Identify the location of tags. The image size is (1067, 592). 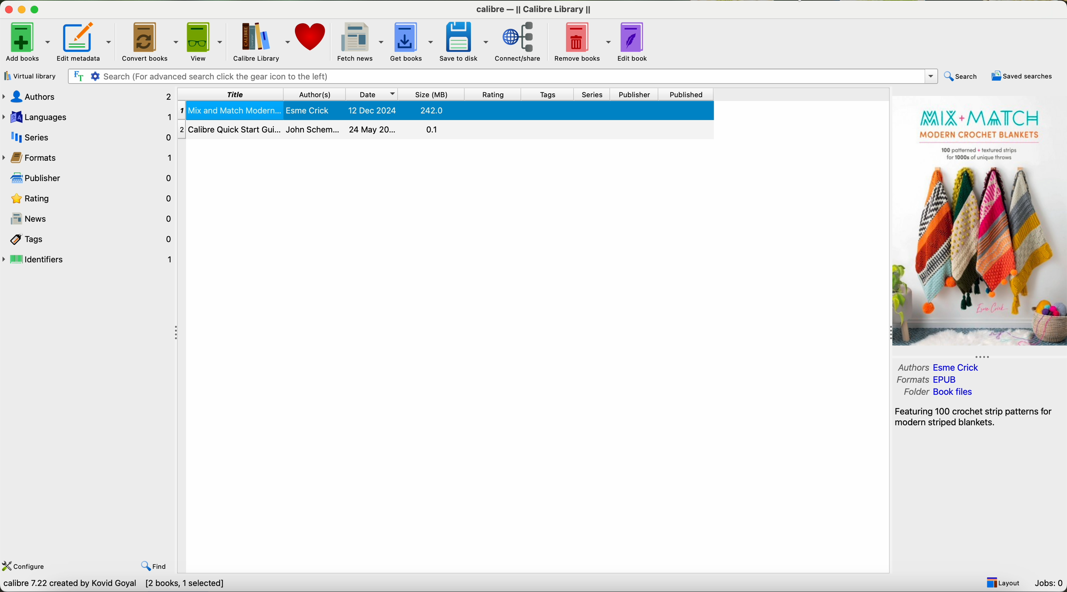
(88, 239).